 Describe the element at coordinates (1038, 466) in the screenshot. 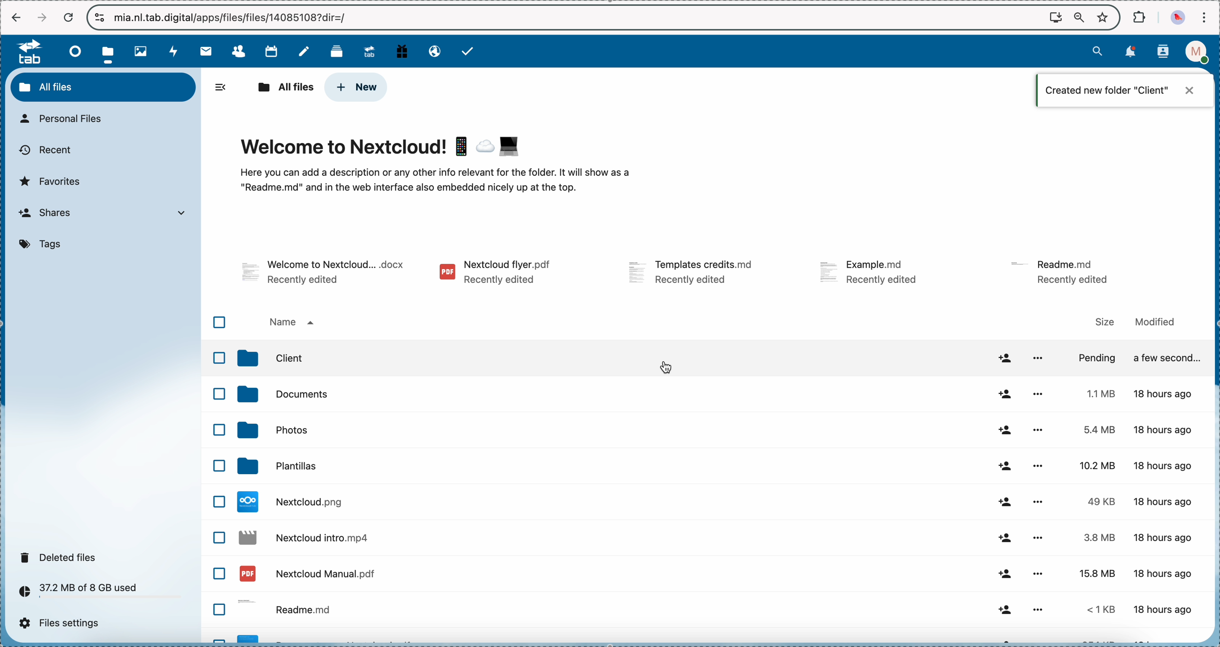

I see `more options` at that location.